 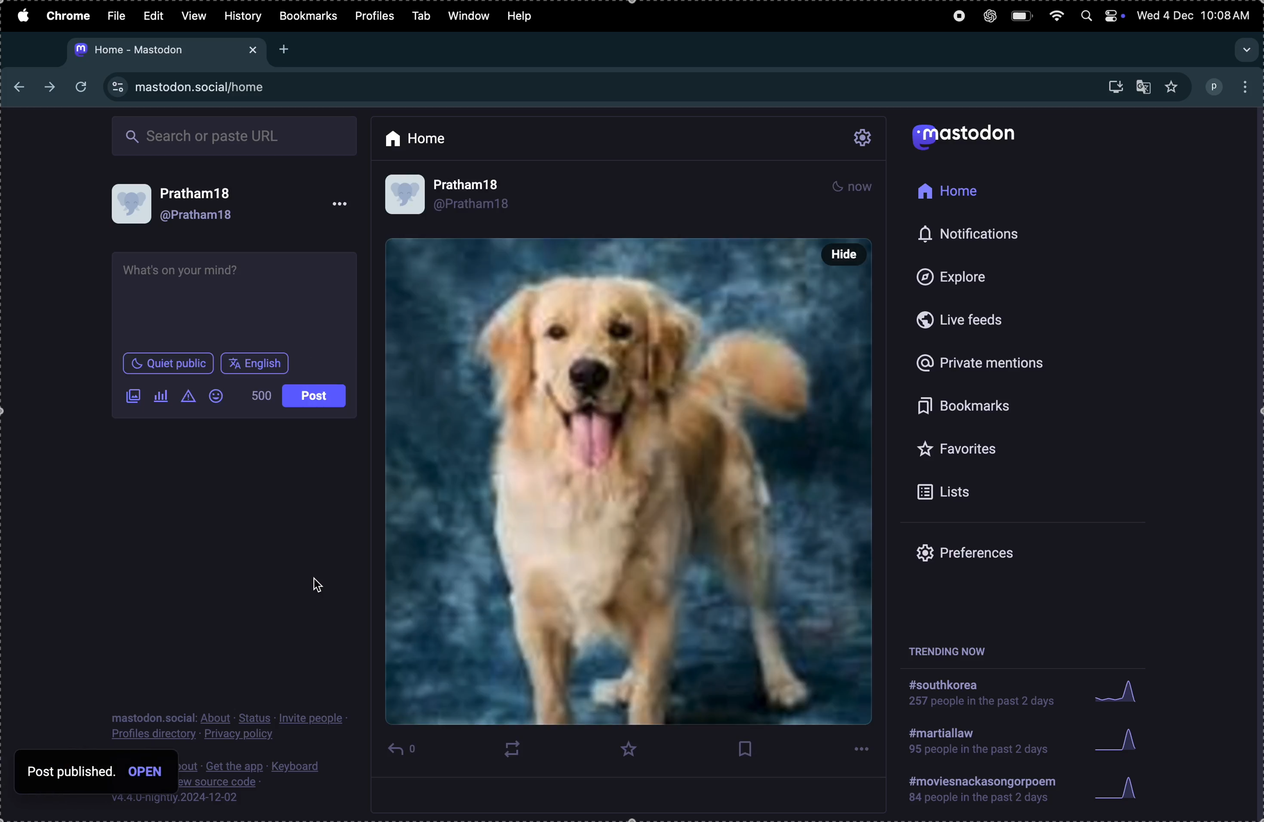 I want to click on option, so click(x=340, y=206).